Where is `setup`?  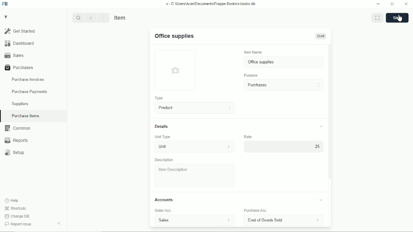
setup is located at coordinates (15, 153).